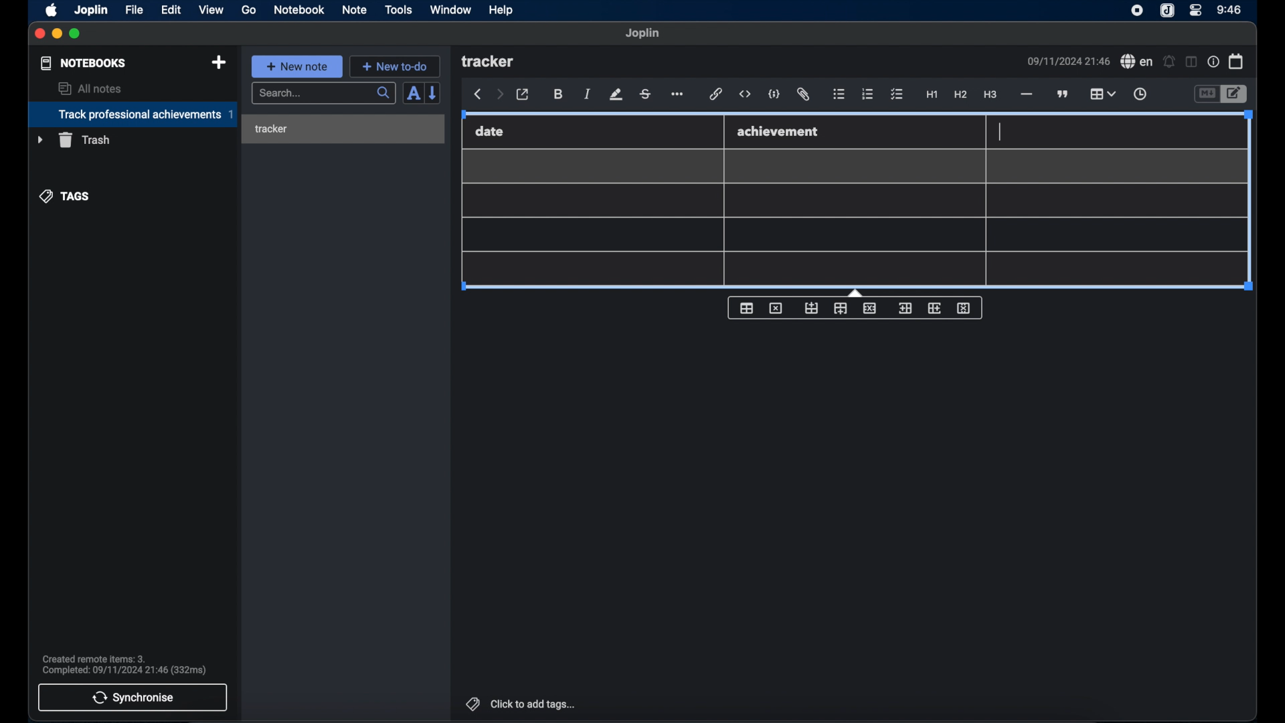 This screenshot has height=723, width=1285. What do you see at coordinates (489, 62) in the screenshot?
I see `tracker` at bounding box center [489, 62].